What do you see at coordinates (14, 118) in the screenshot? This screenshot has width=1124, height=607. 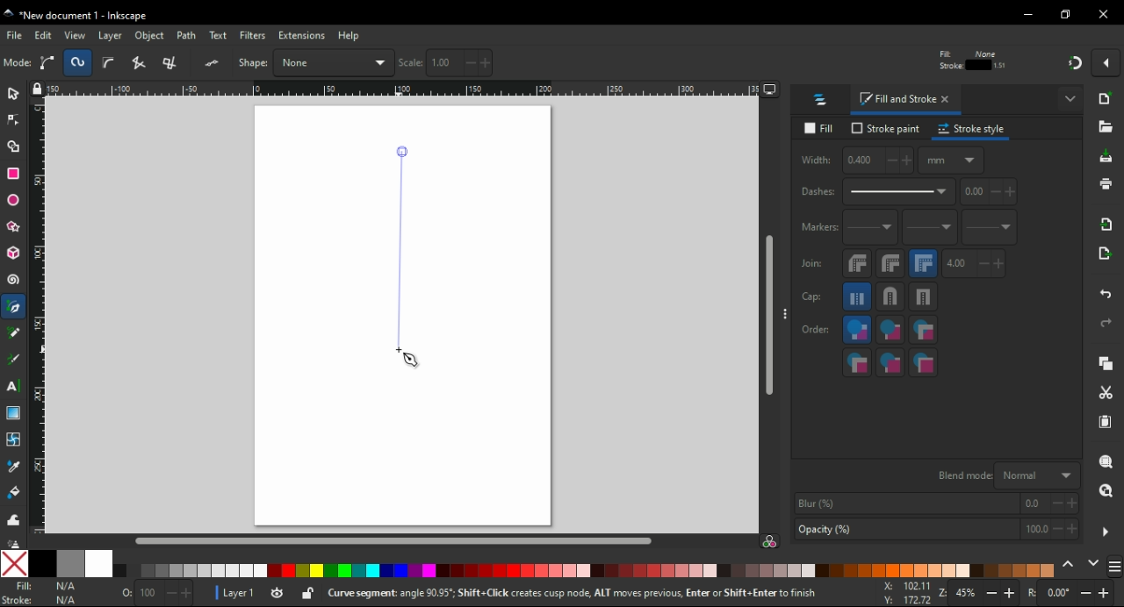 I see `node tool` at bounding box center [14, 118].